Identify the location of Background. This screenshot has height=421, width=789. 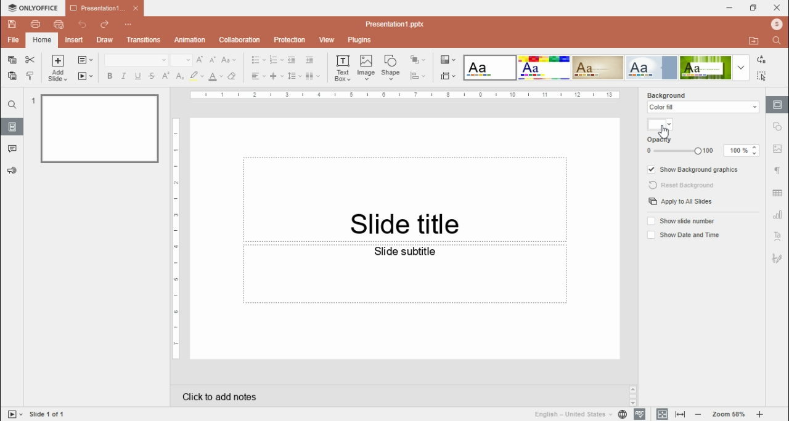
(678, 94).